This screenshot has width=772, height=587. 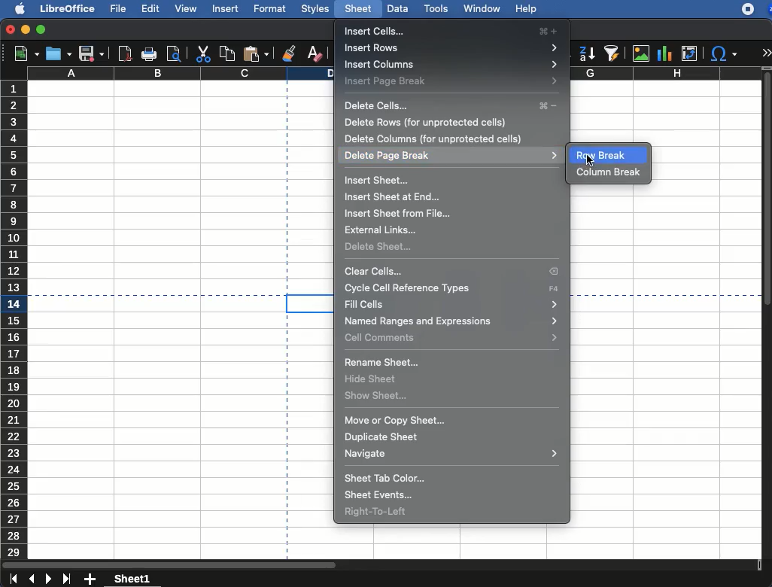 What do you see at coordinates (609, 173) in the screenshot?
I see `column break` at bounding box center [609, 173].